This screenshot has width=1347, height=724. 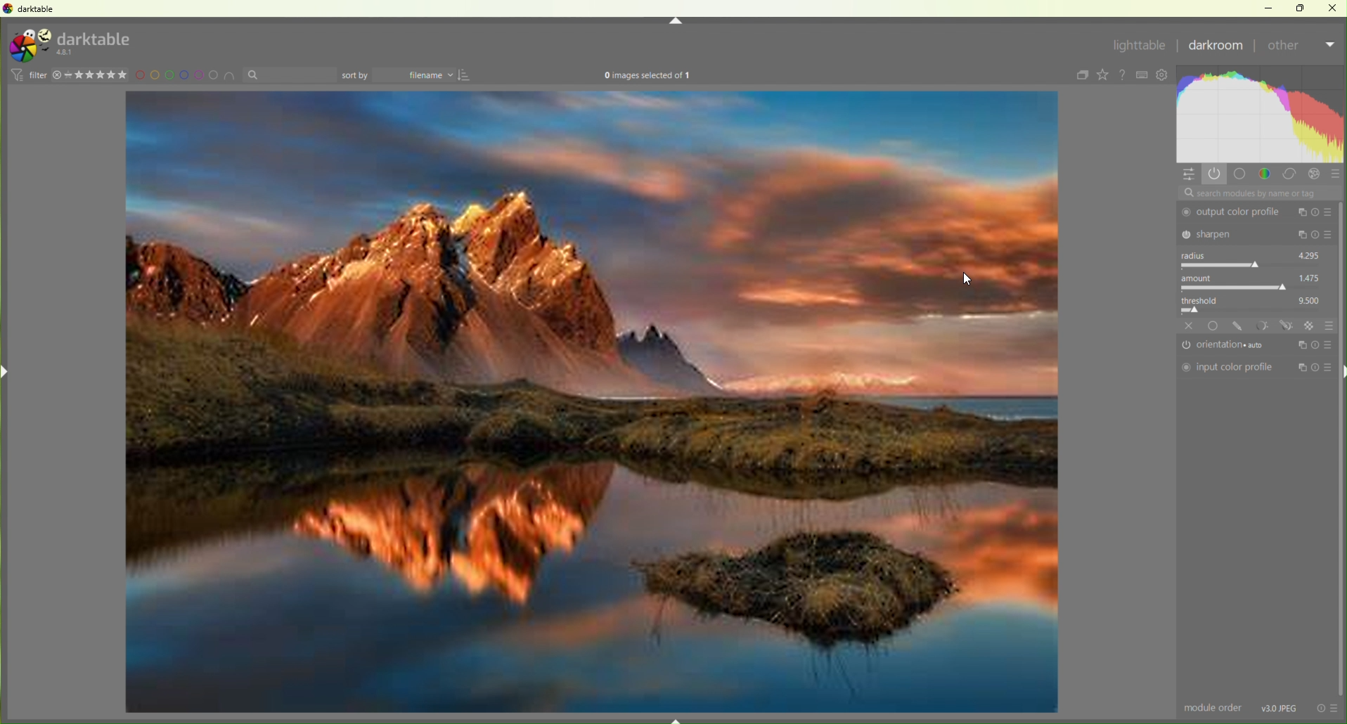 What do you see at coordinates (467, 75) in the screenshot?
I see `sort` at bounding box center [467, 75].